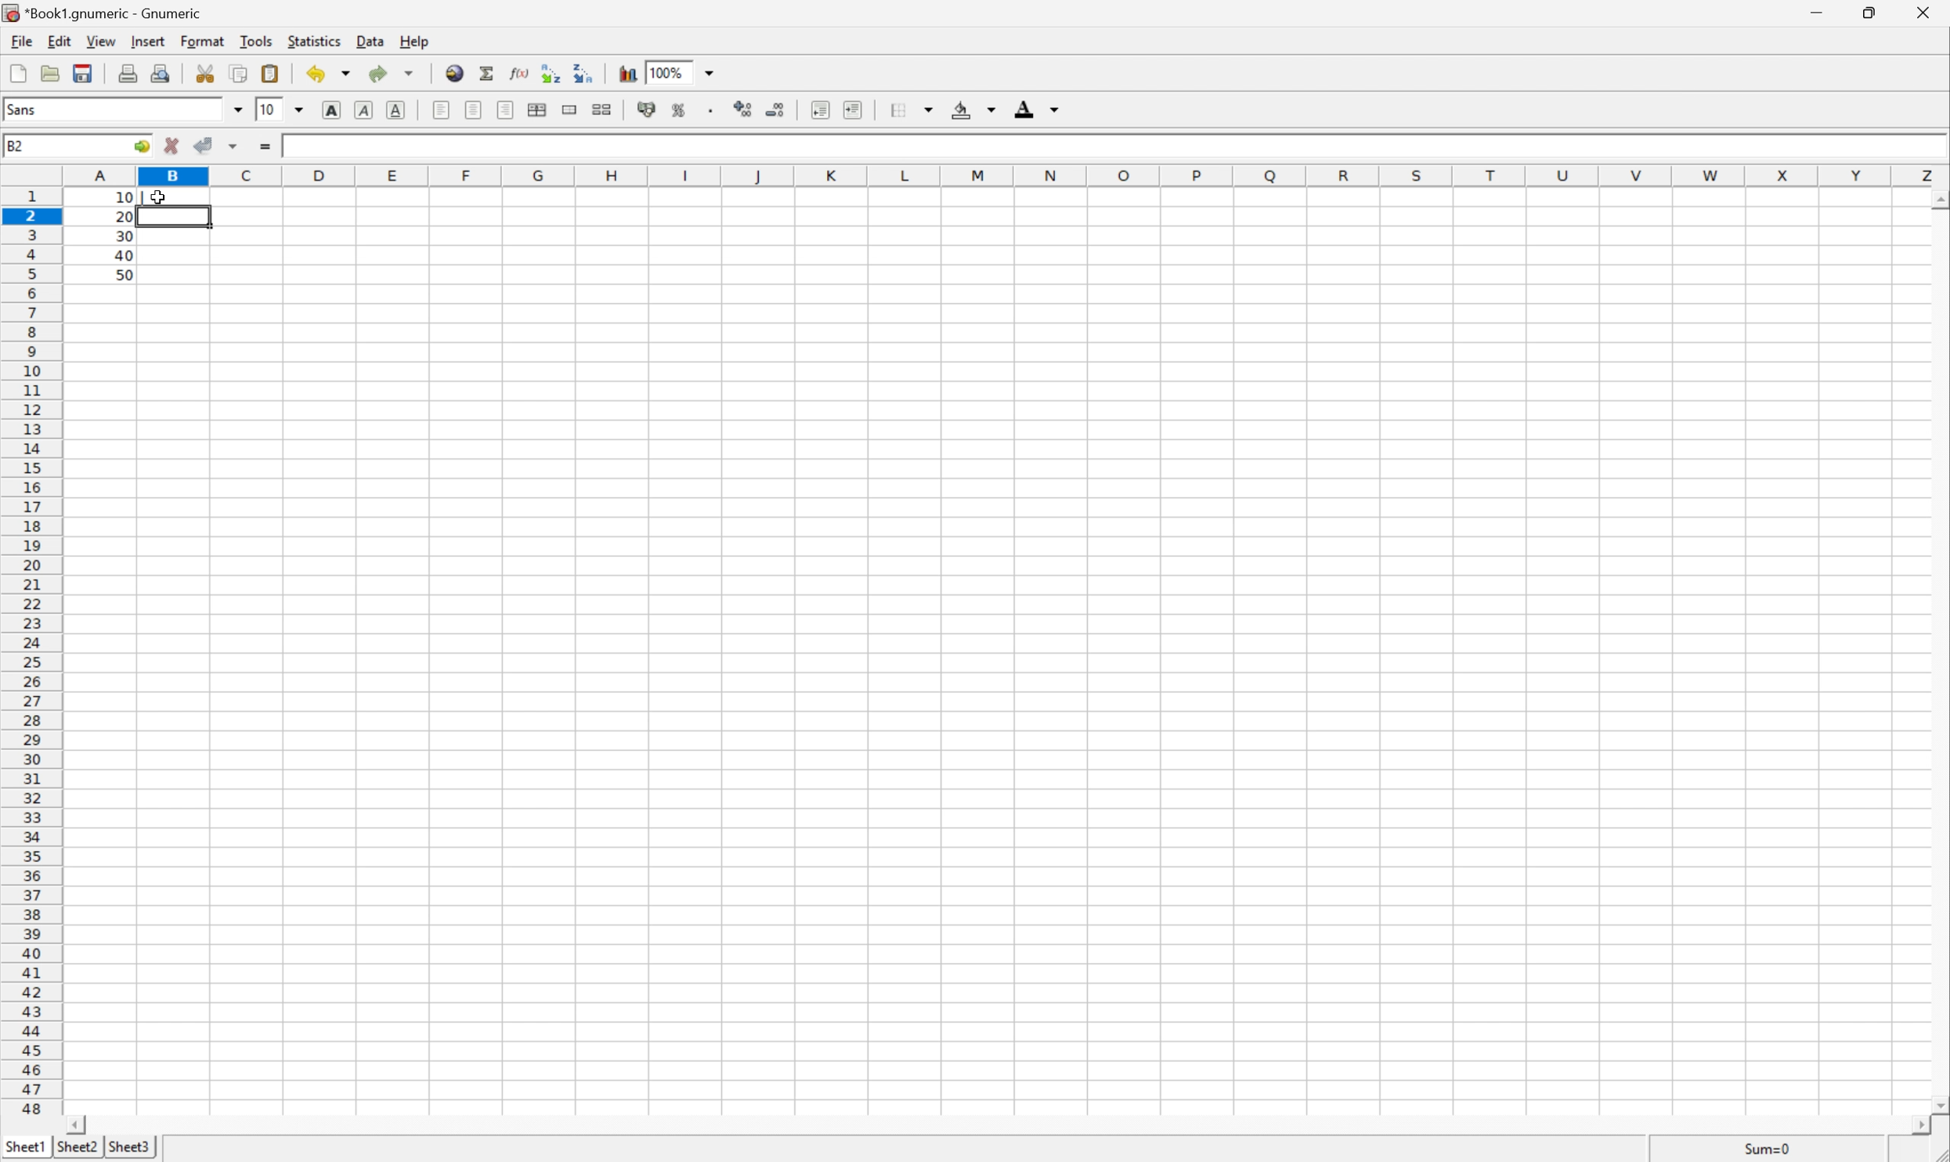 The height and width of the screenshot is (1162, 1950). What do you see at coordinates (1937, 1105) in the screenshot?
I see `Scroll Down` at bounding box center [1937, 1105].